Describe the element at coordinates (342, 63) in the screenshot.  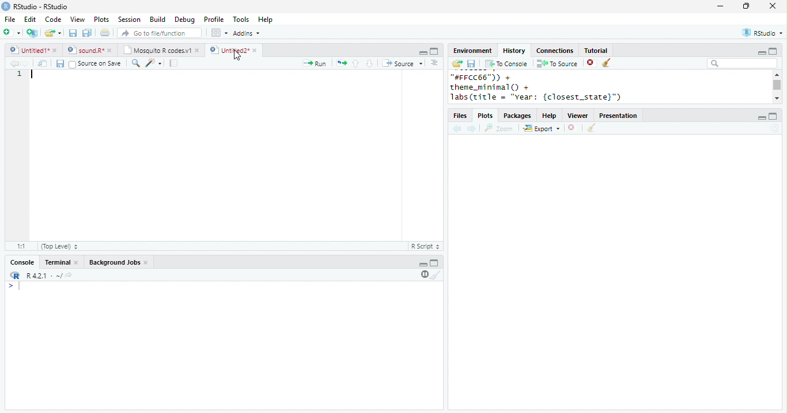
I see `rerun` at that location.